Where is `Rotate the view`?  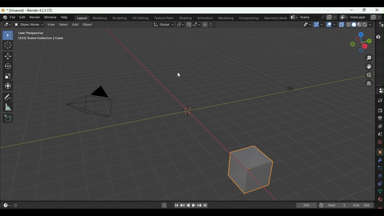
Rotate the view is located at coordinates (360, 51).